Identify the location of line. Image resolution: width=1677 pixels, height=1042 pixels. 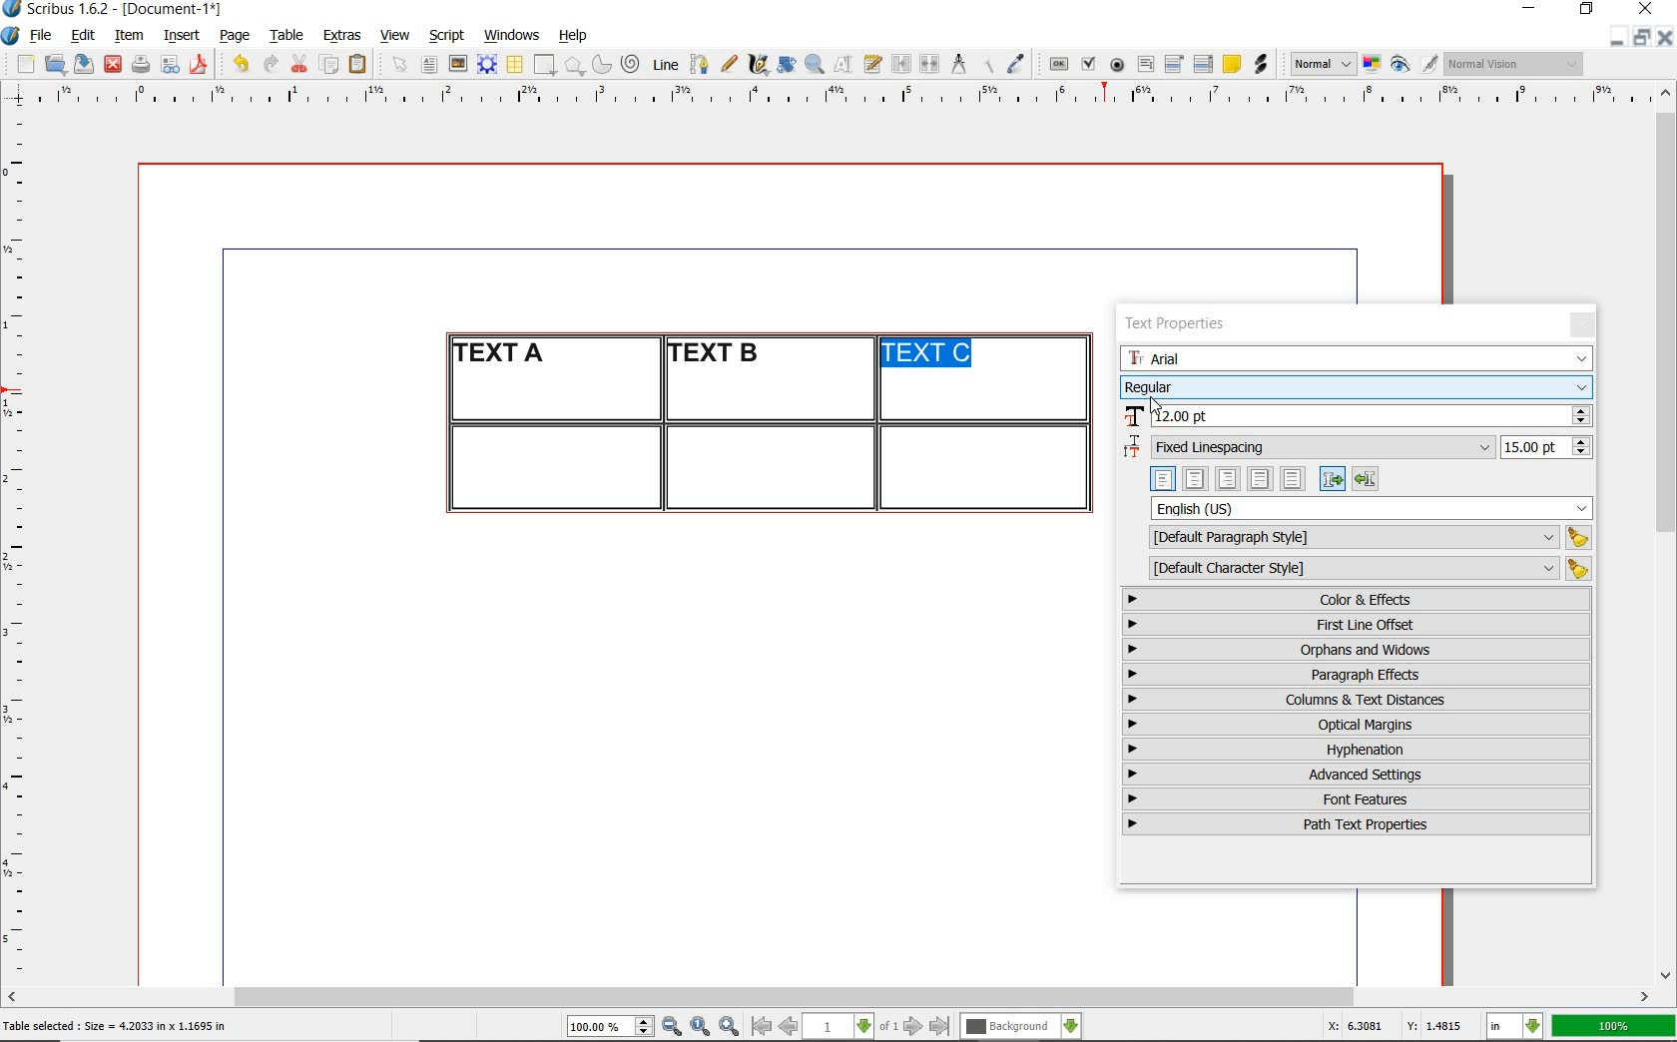
(663, 64).